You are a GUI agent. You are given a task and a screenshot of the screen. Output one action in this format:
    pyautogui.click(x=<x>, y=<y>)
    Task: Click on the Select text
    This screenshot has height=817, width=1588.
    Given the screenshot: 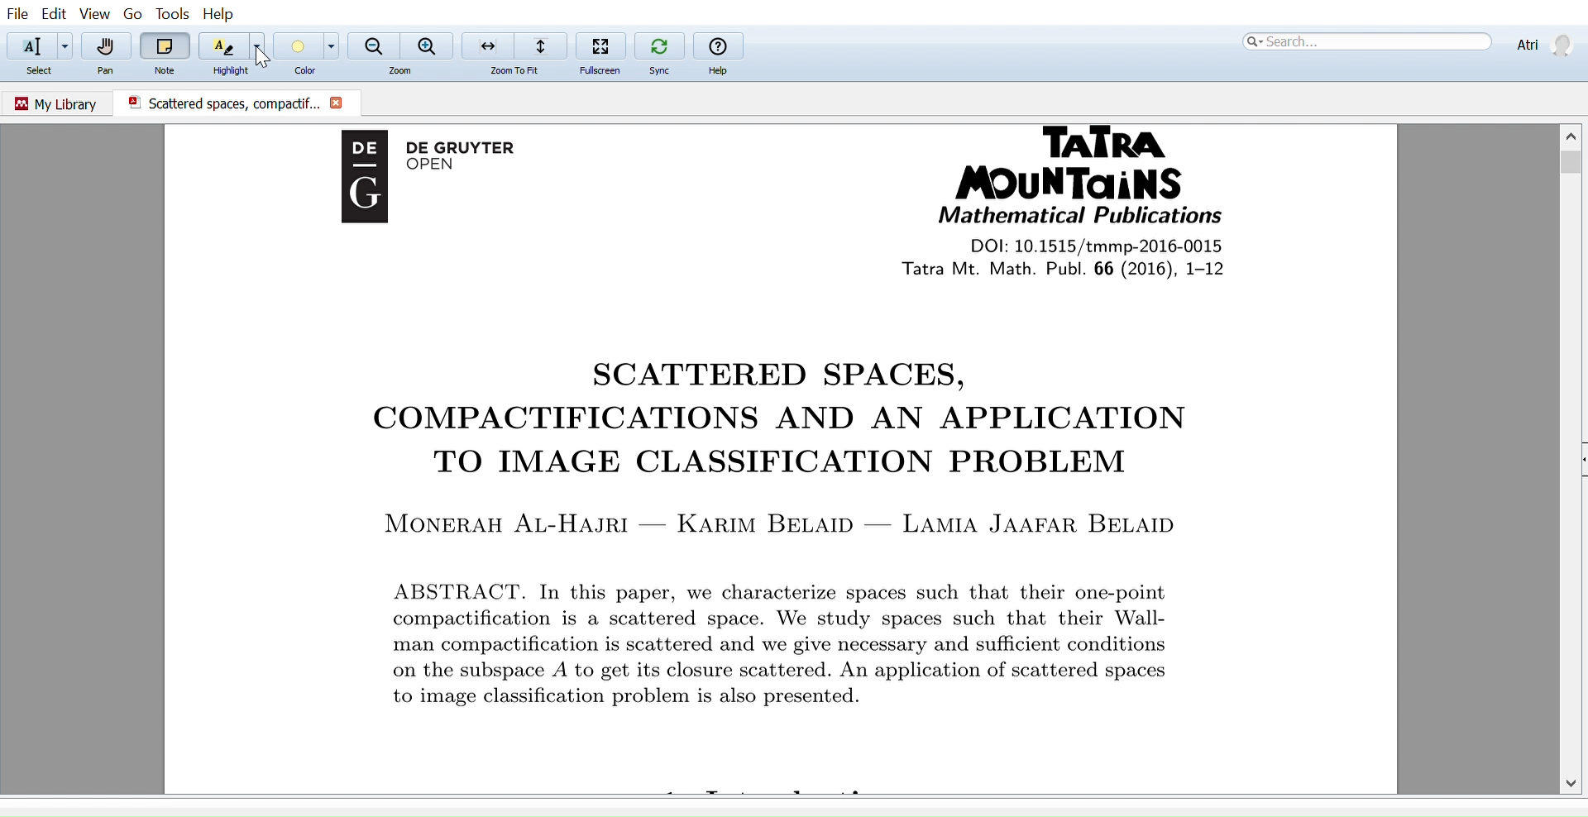 What is the action you would take?
    pyautogui.click(x=28, y=45)
    